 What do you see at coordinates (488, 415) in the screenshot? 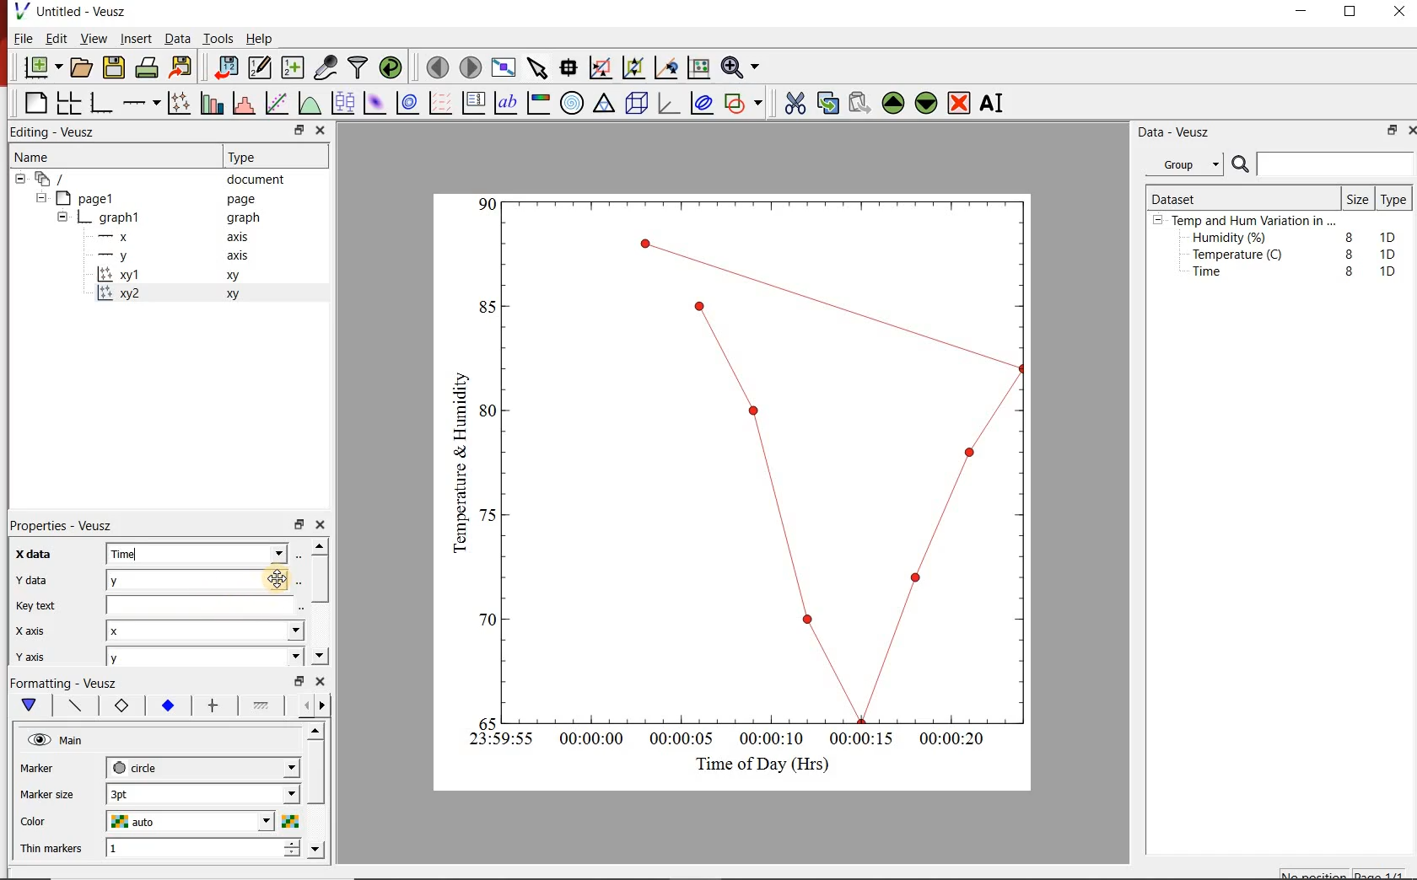
I see `0.6` at bounding box center [488, 415].